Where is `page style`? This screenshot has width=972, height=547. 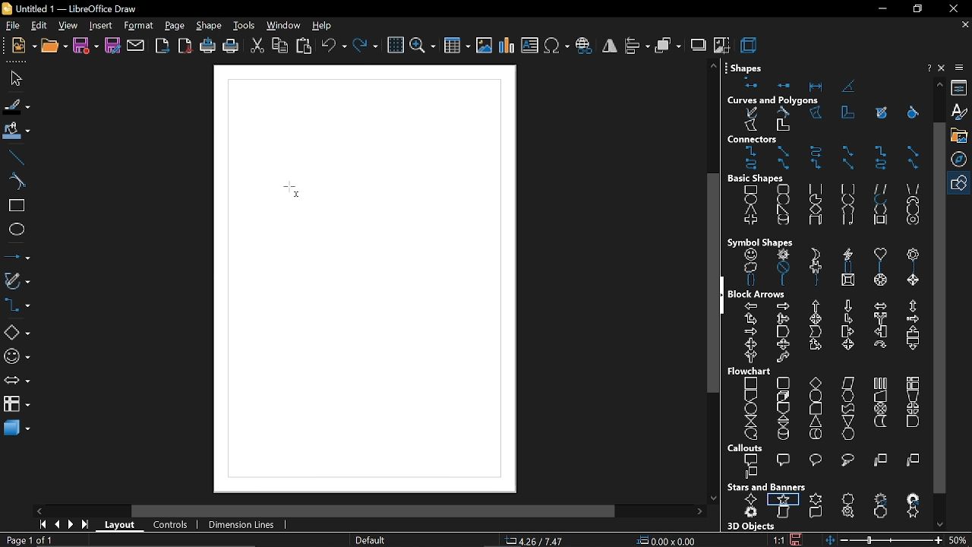 page style is located at coordinates (370, 541).